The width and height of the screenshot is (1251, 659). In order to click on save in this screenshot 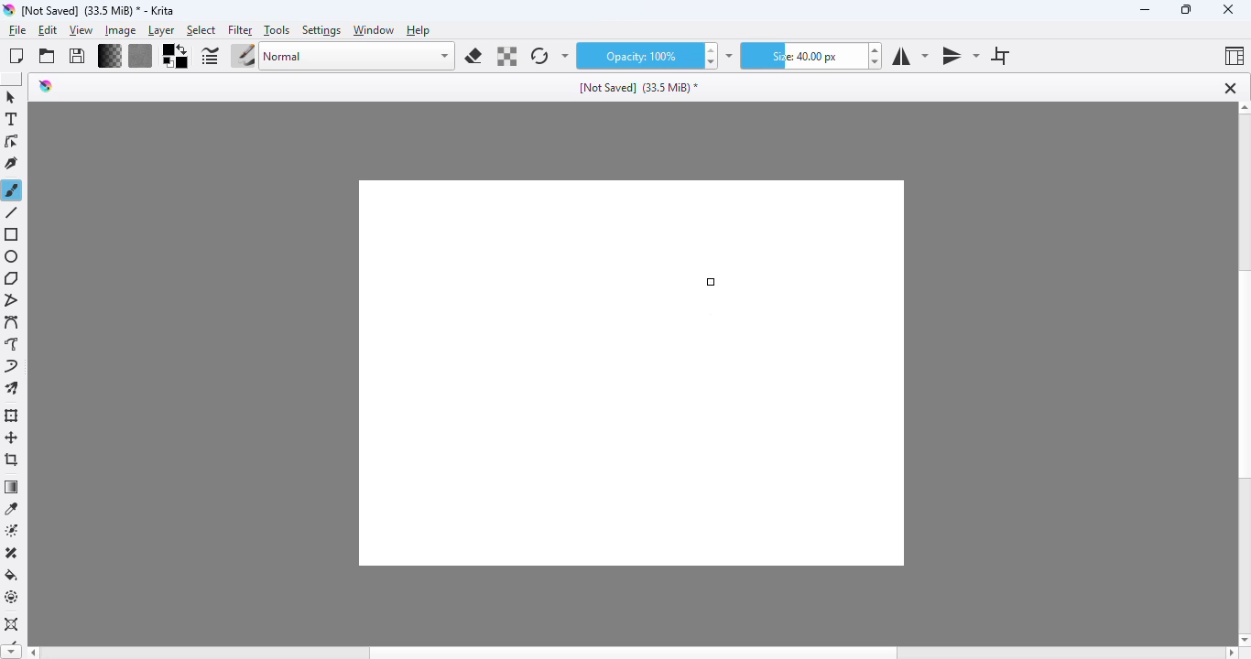, I will do `click(77, 56)`.